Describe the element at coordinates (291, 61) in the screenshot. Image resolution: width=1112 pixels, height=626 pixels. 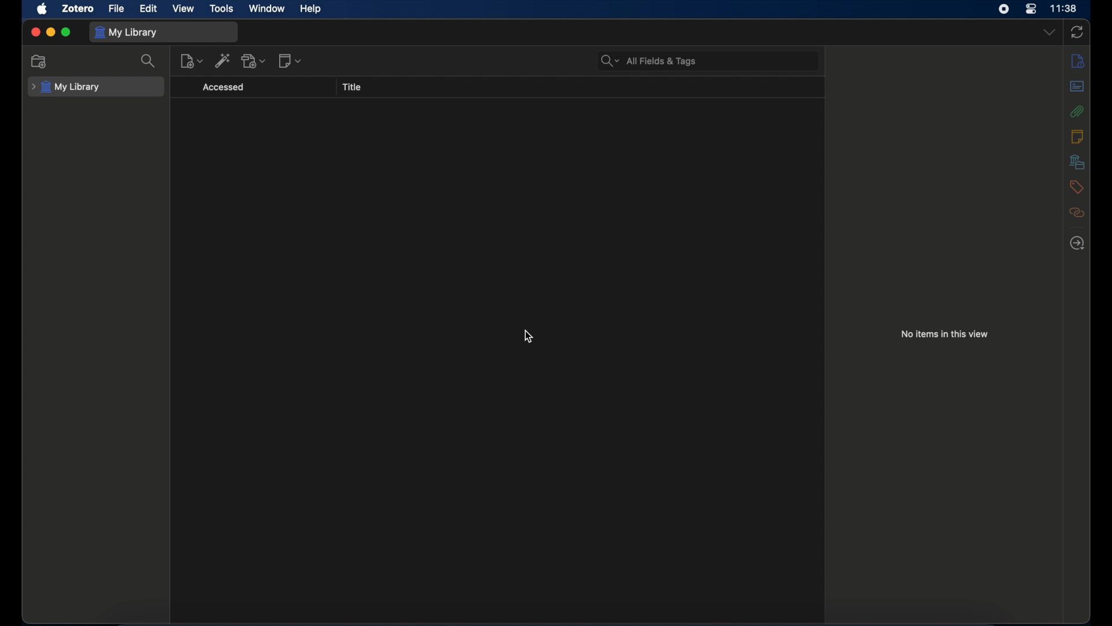
I see `new notes` at that location.